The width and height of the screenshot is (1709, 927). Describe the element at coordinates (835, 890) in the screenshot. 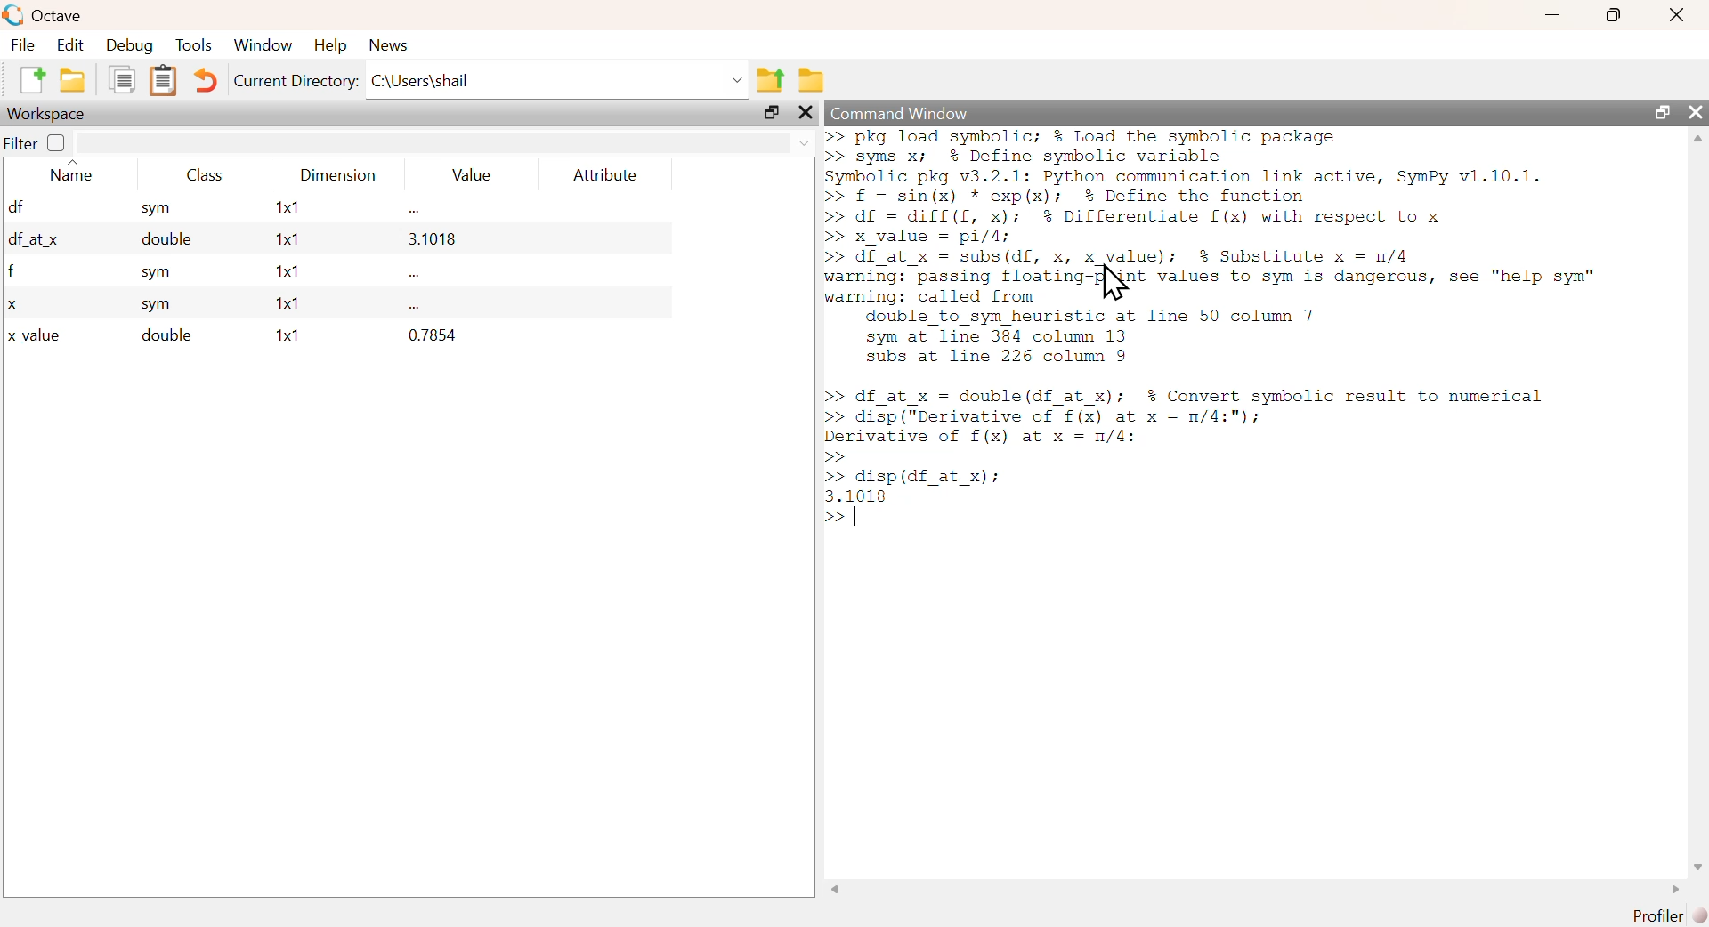

I see `scroll left` at that location.